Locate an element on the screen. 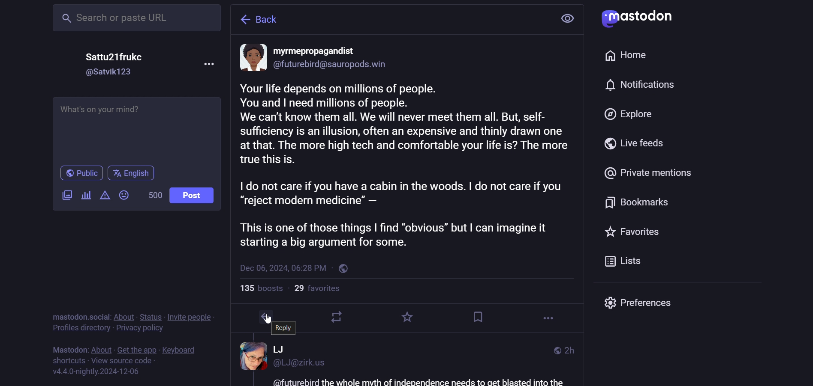  text is located at coordinates (417, 382).